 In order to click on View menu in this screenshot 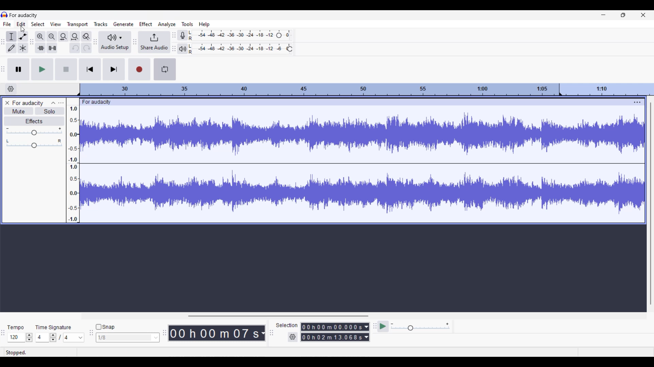, I will do `click(56, 24)`.